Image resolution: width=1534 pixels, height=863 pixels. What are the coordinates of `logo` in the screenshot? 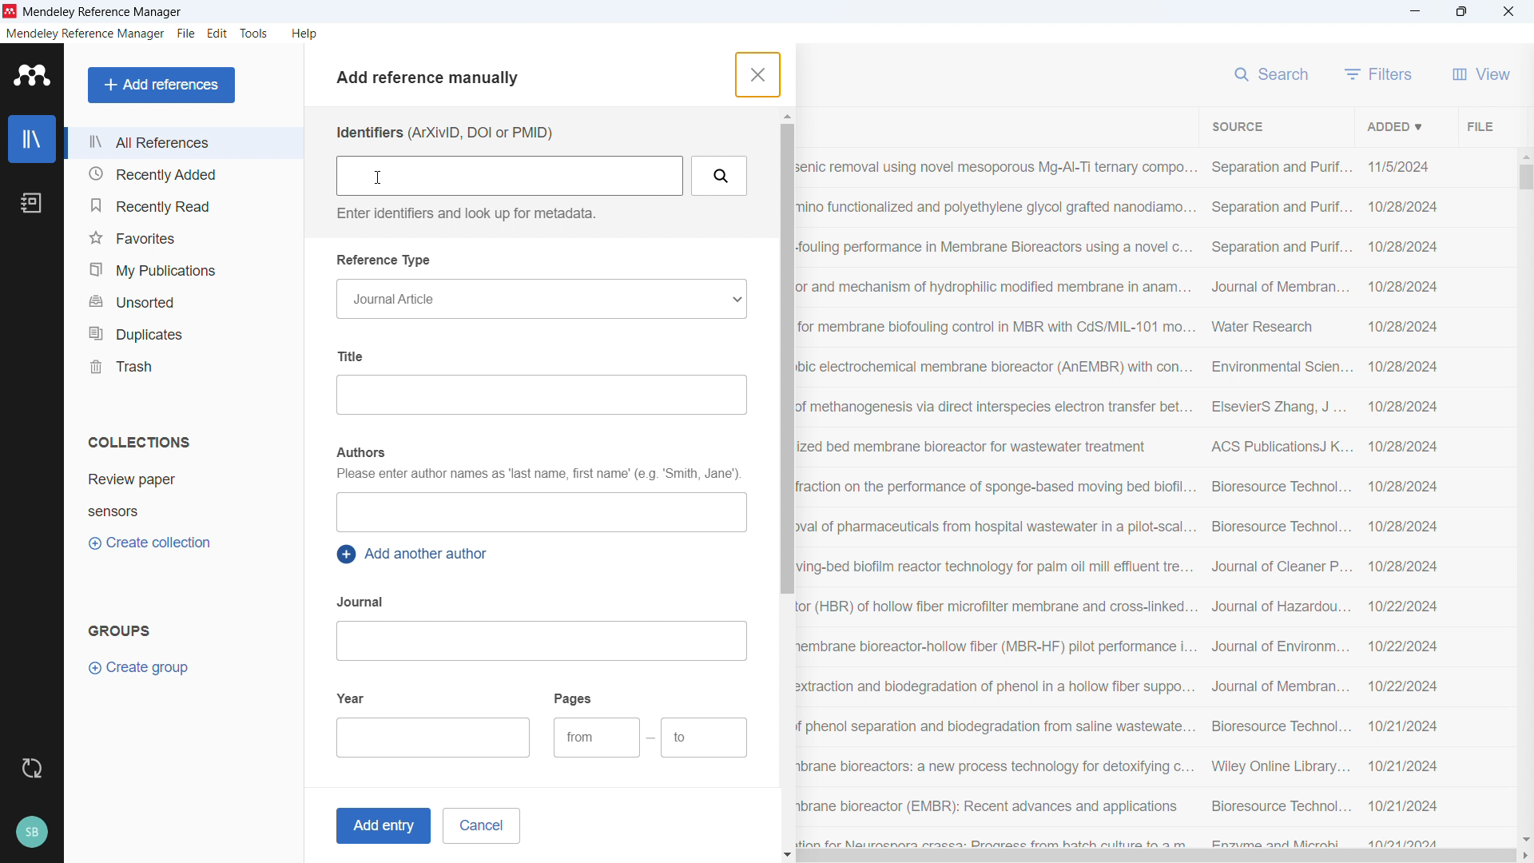 It's located at (10, 11).